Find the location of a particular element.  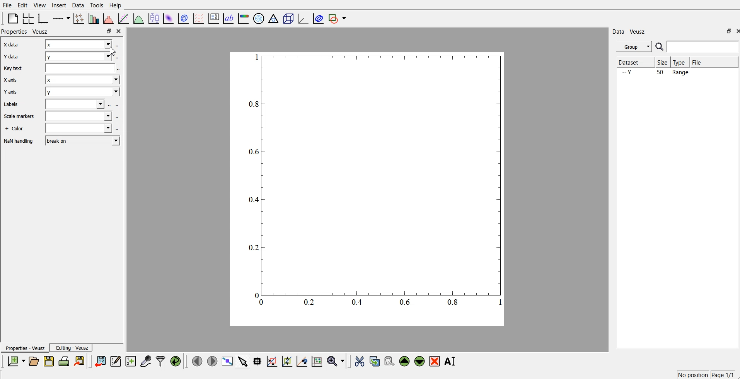

Page 1/1  is located at coordinates (723, 374).